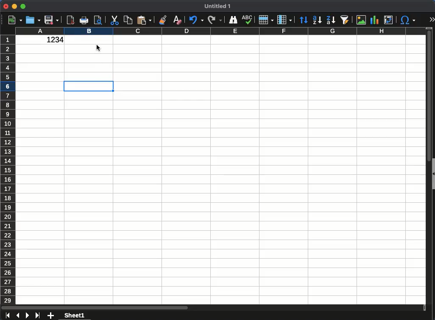 This screenshot has width=435, height=320. What do you see at coordinates (431, 20) in the screenshot?
I see `expand` at bounding box center [431, 20].